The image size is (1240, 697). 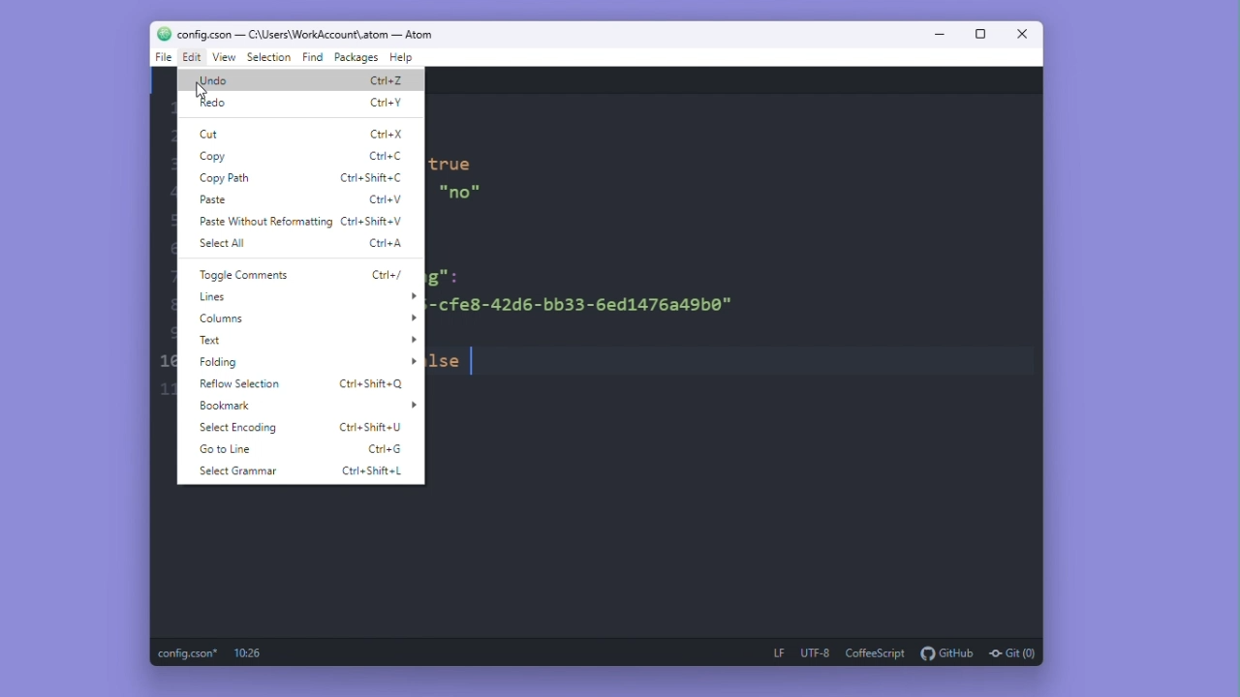 What do you see at coordinates (189, 653) in the screenshot?
I see `config.cson` at bounding box center [189, 653].